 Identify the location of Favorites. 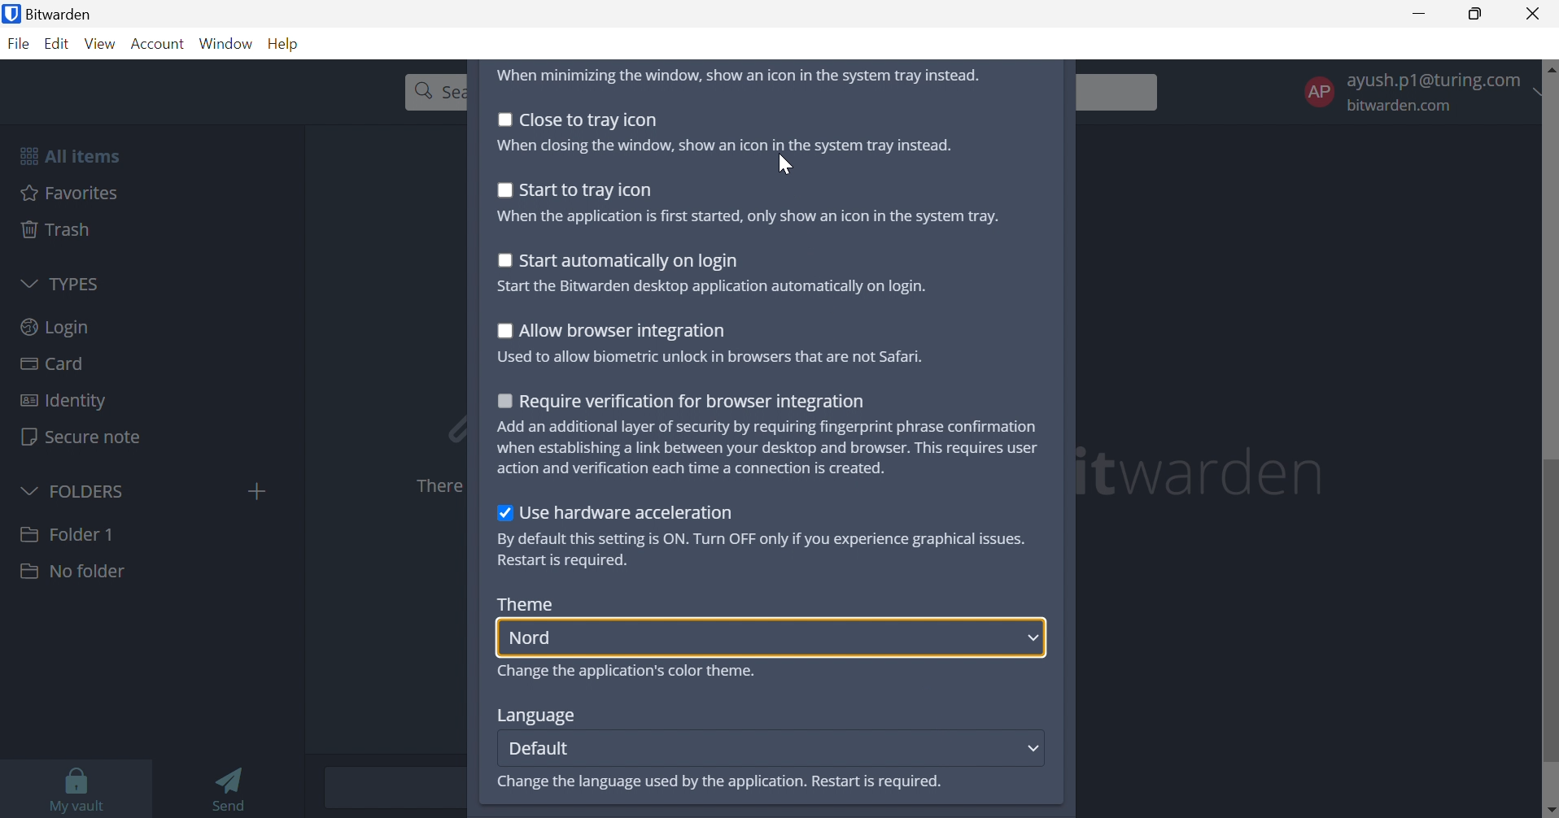
(70, 192).